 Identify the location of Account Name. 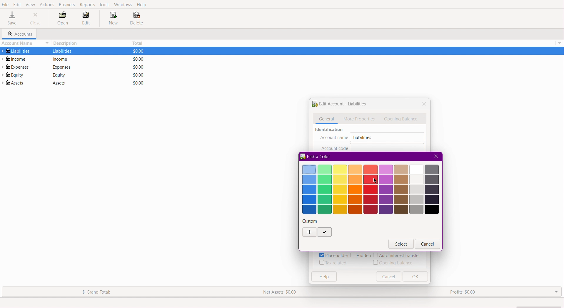
(25, 43).